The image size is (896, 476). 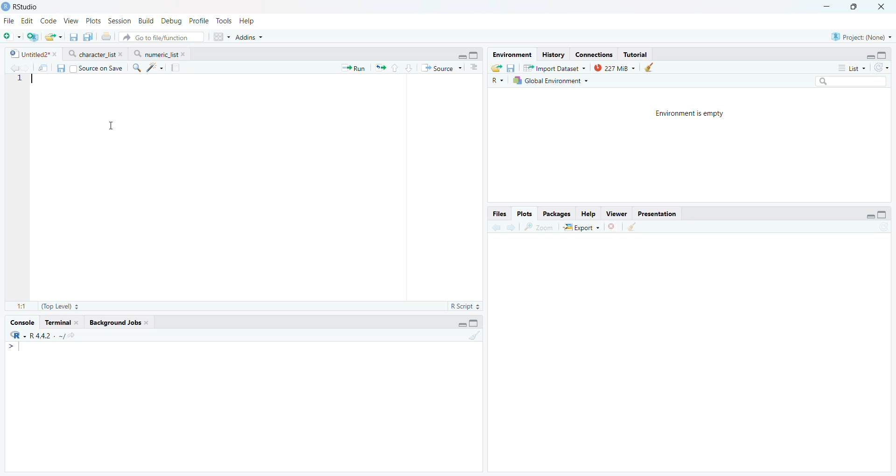 I want to click on Export history log, so click(x=497, y=68).